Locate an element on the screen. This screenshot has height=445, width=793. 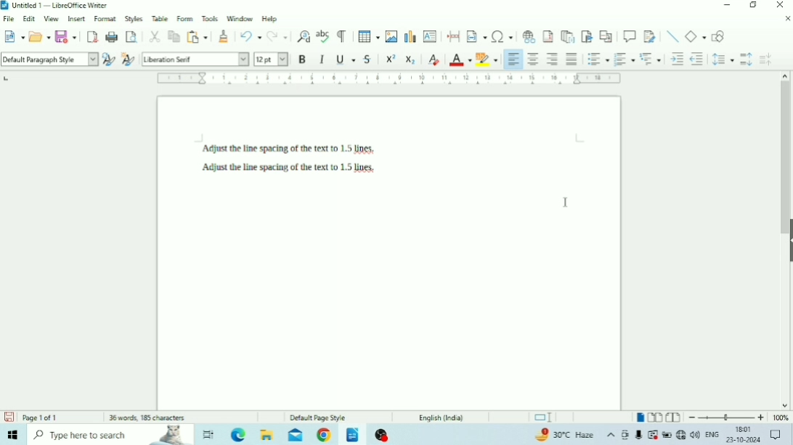
Text Unselected is located at coordinates (291, 160).